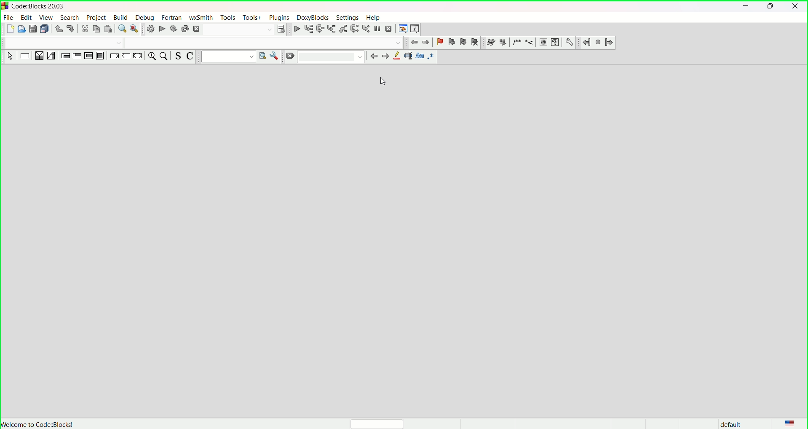 This screenshot has height=429, width=808. What do you see at coordinates (390, 29) in the screenshot?
I see `stop debugger` at bounding box center [390, 29].